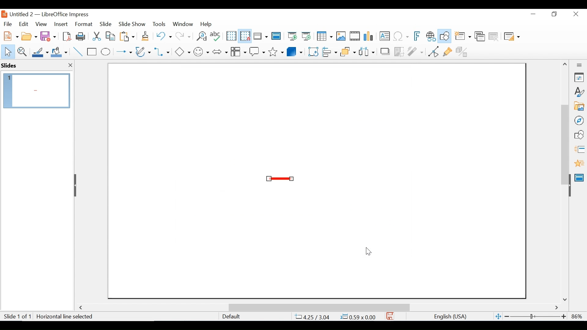  What do you see at coordinates (159, 24) in the screenshot?
I see `Tools` at bounding box center [159, 24].